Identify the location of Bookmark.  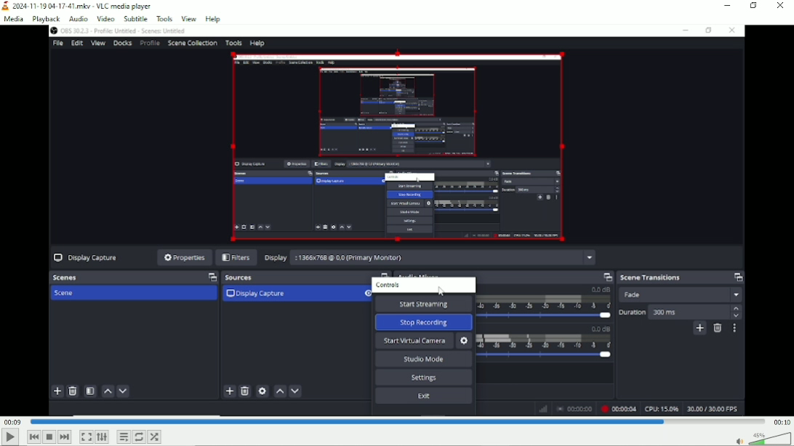
(396, 221).